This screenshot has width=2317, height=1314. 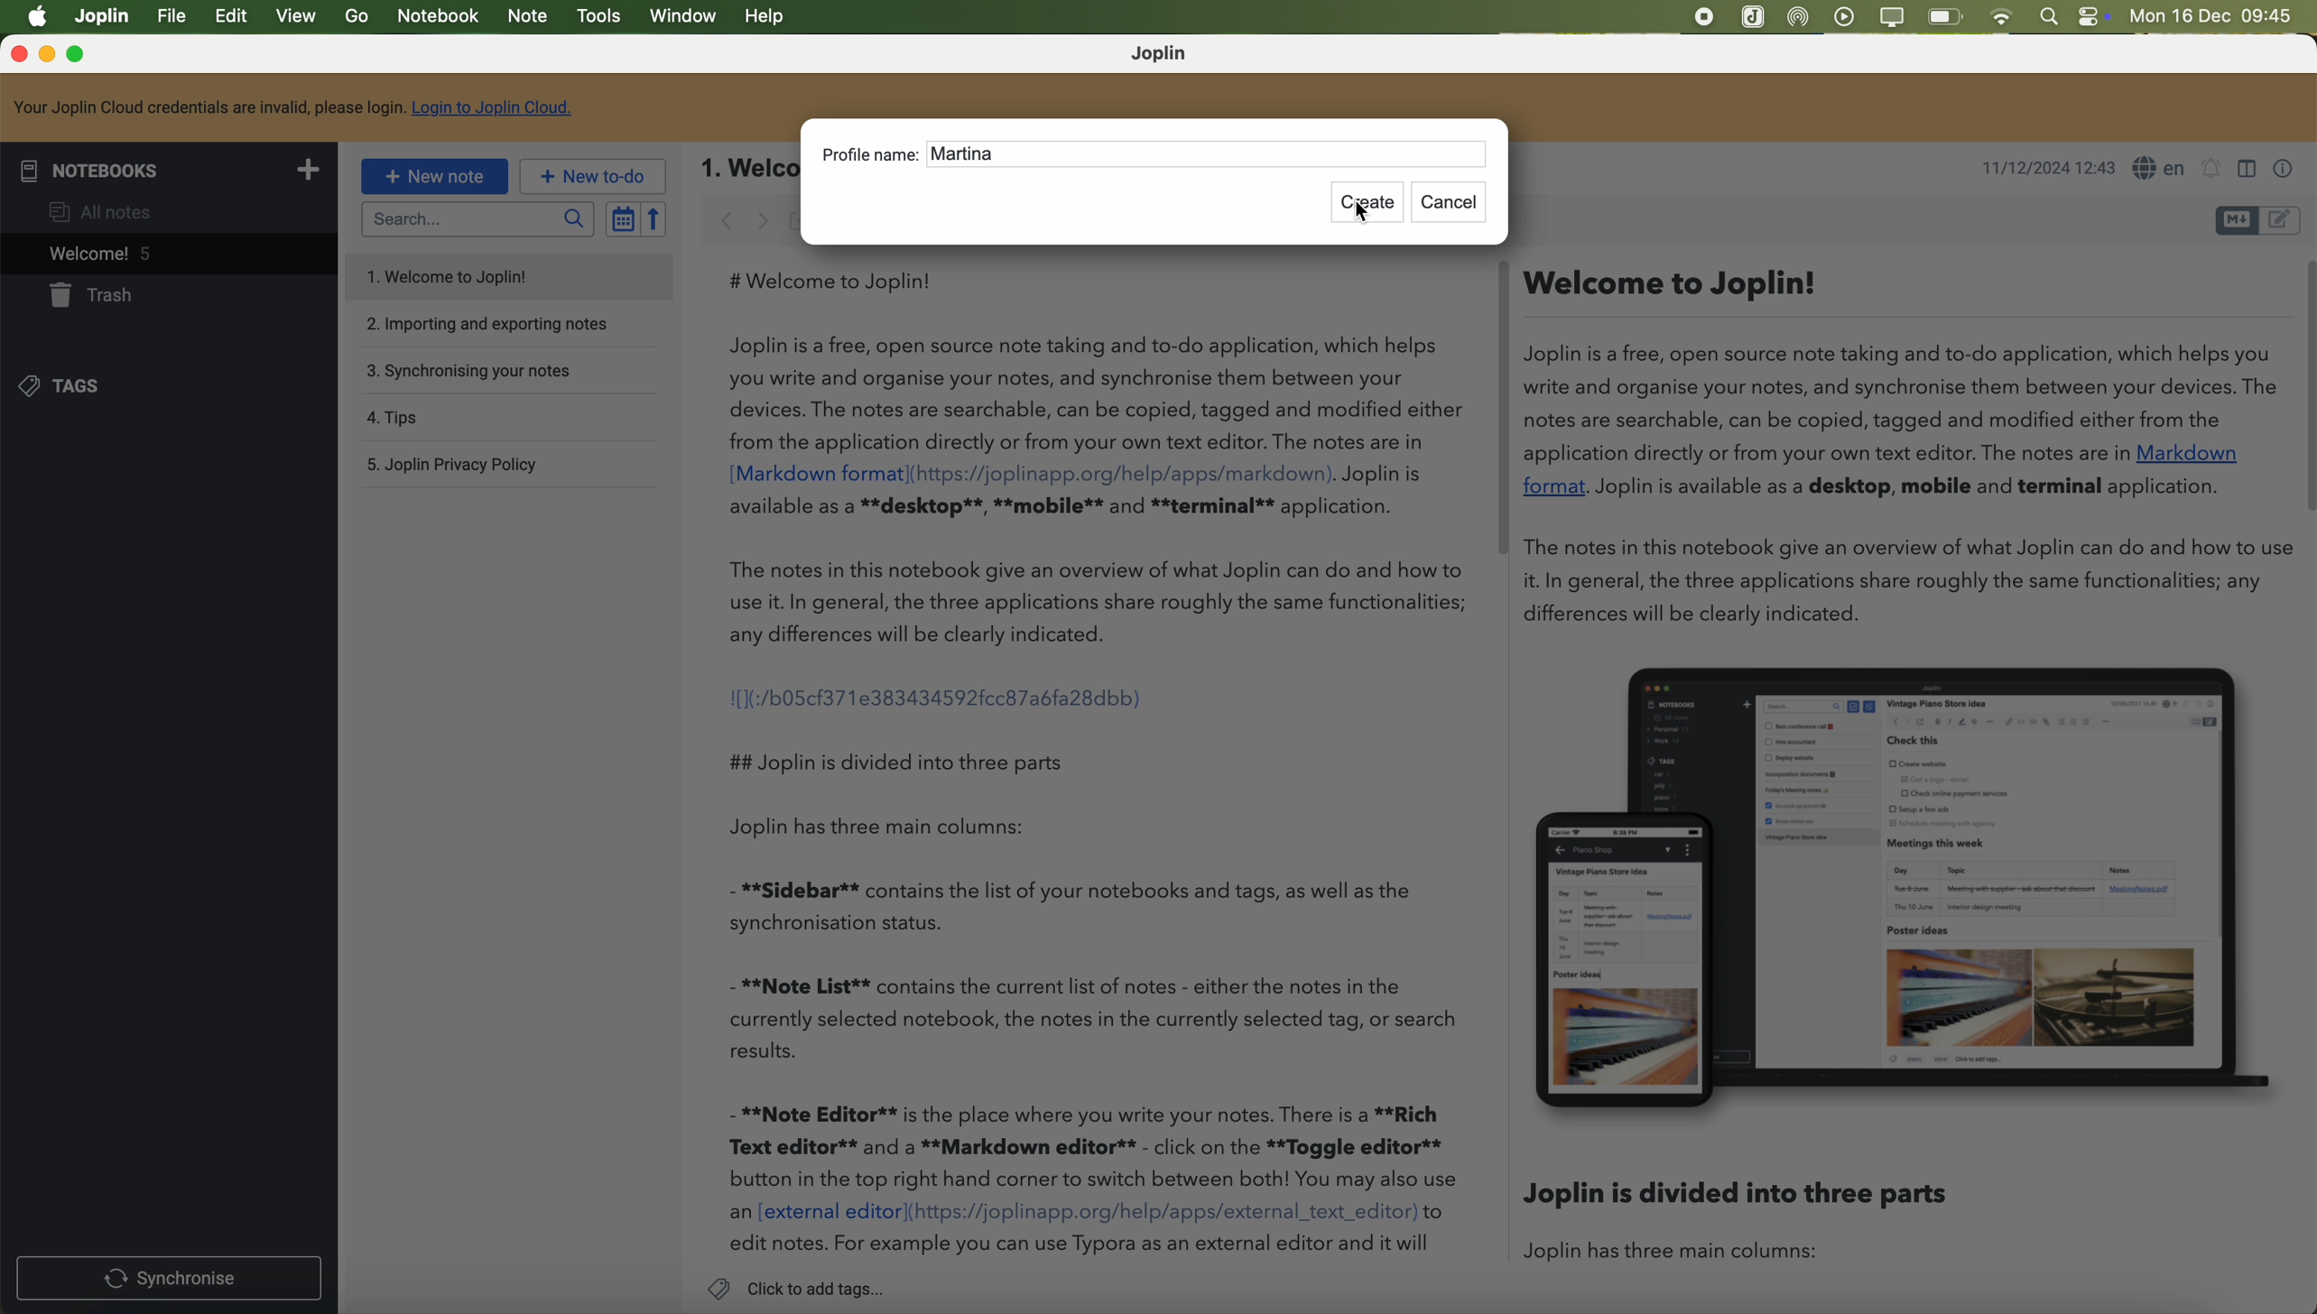 I want to click on toggle editors, so click(x=2233, y=221).